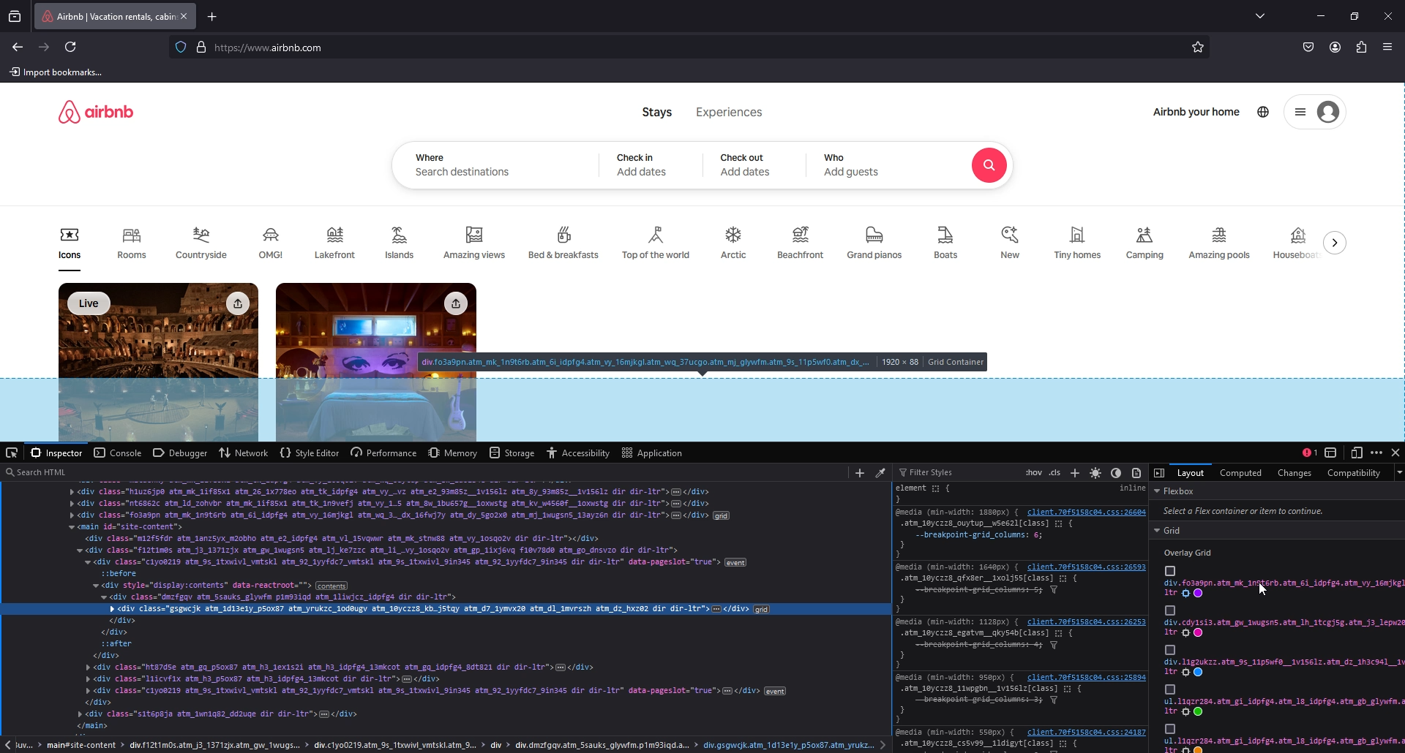 The width and height of the screenshot is (1405, 753). I want to click on pick an element, so click(13, 453).